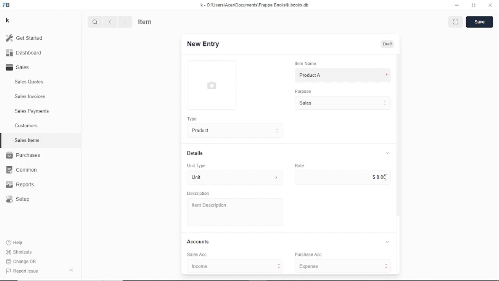 The image size is (499, 281). Describe the element at coordinates (20, 67) in the screenshot. I see `Sales` at that location.